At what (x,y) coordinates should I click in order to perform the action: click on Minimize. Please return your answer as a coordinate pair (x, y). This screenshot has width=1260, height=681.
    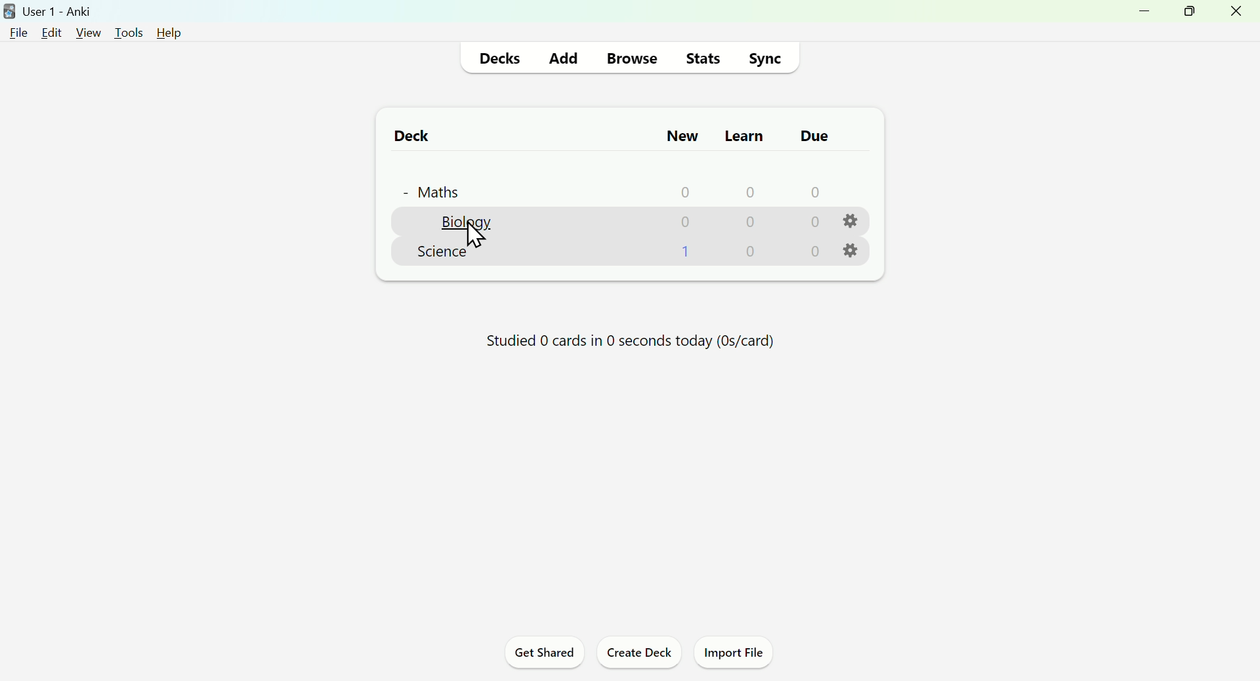
    Looking at the image, I should click on (1140, 16).